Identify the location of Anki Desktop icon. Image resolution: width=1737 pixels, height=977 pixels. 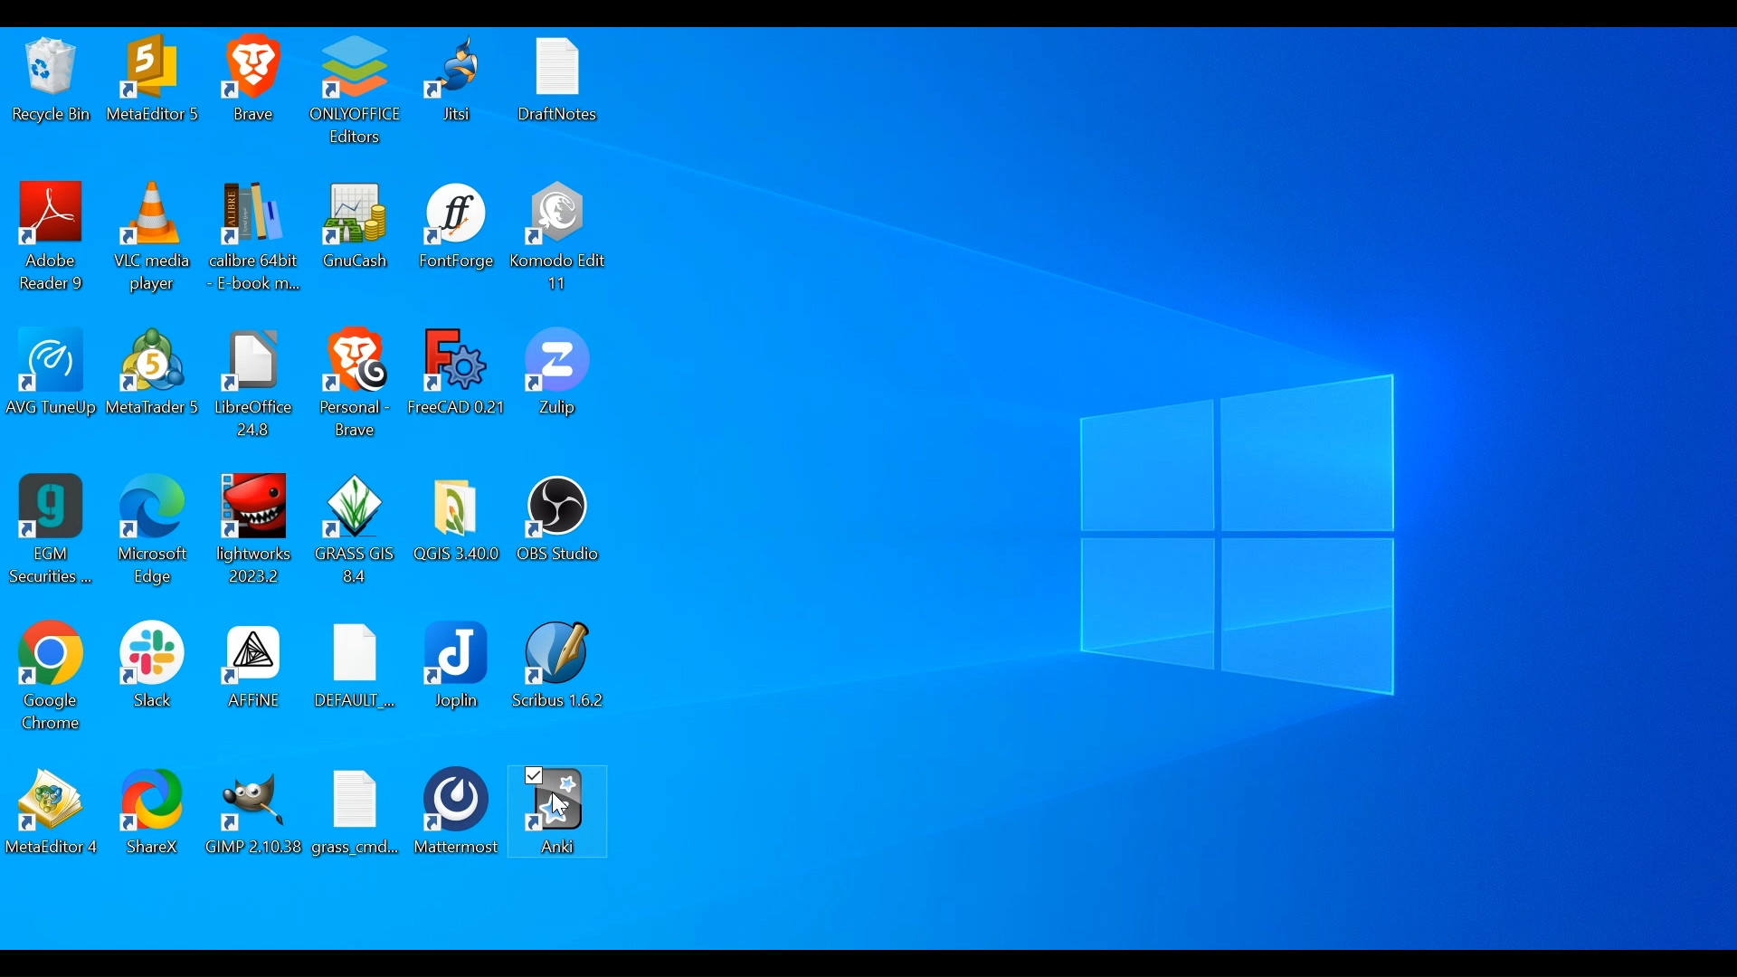
(560, 811).